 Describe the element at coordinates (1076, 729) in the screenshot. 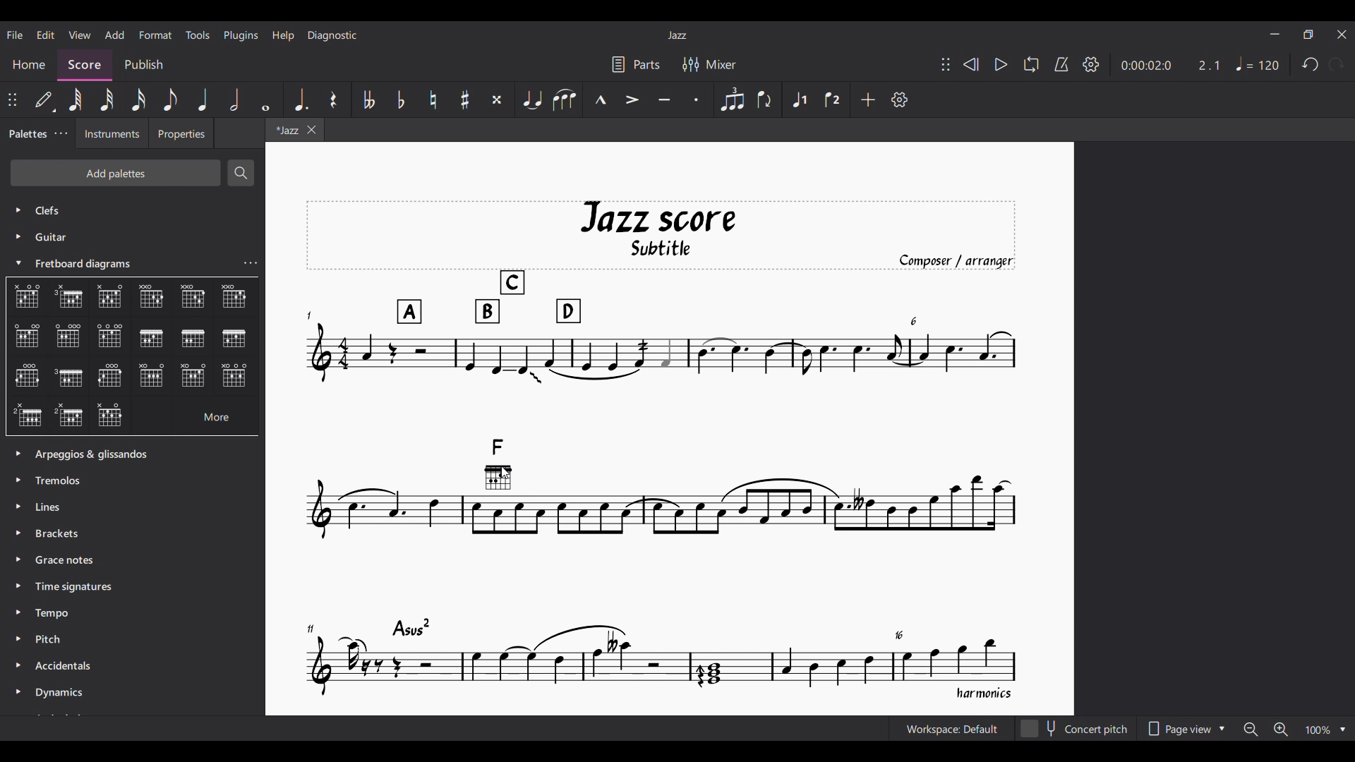

I see `Concert pitch toggle` at that location.